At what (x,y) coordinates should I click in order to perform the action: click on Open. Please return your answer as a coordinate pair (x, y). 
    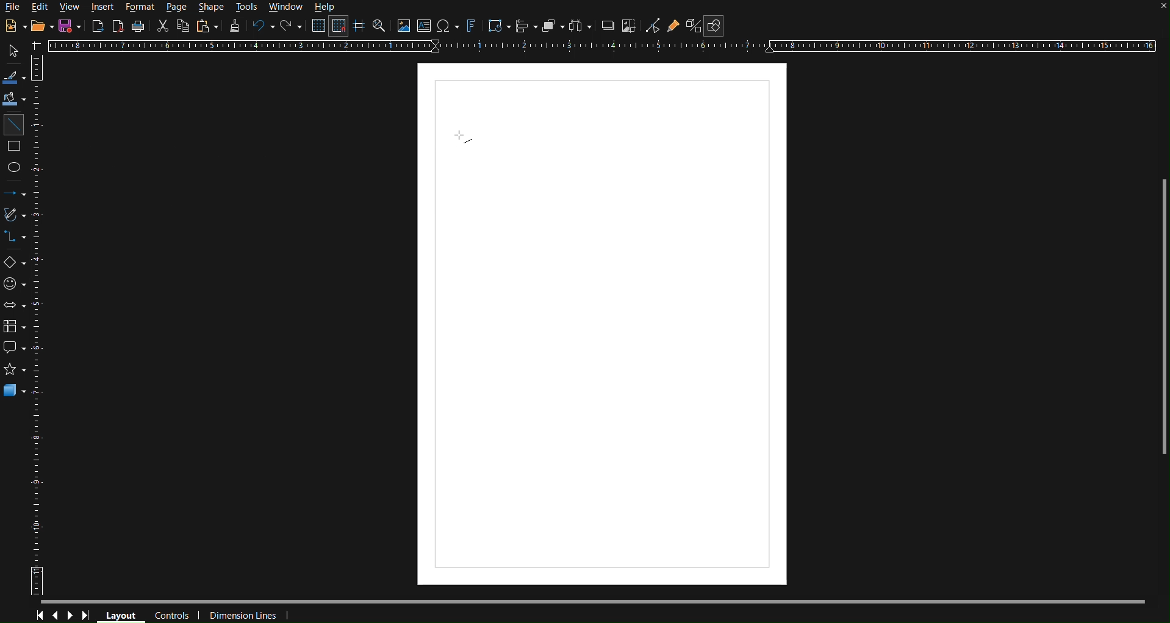
    Looking at the image, I should click on (39, 26).